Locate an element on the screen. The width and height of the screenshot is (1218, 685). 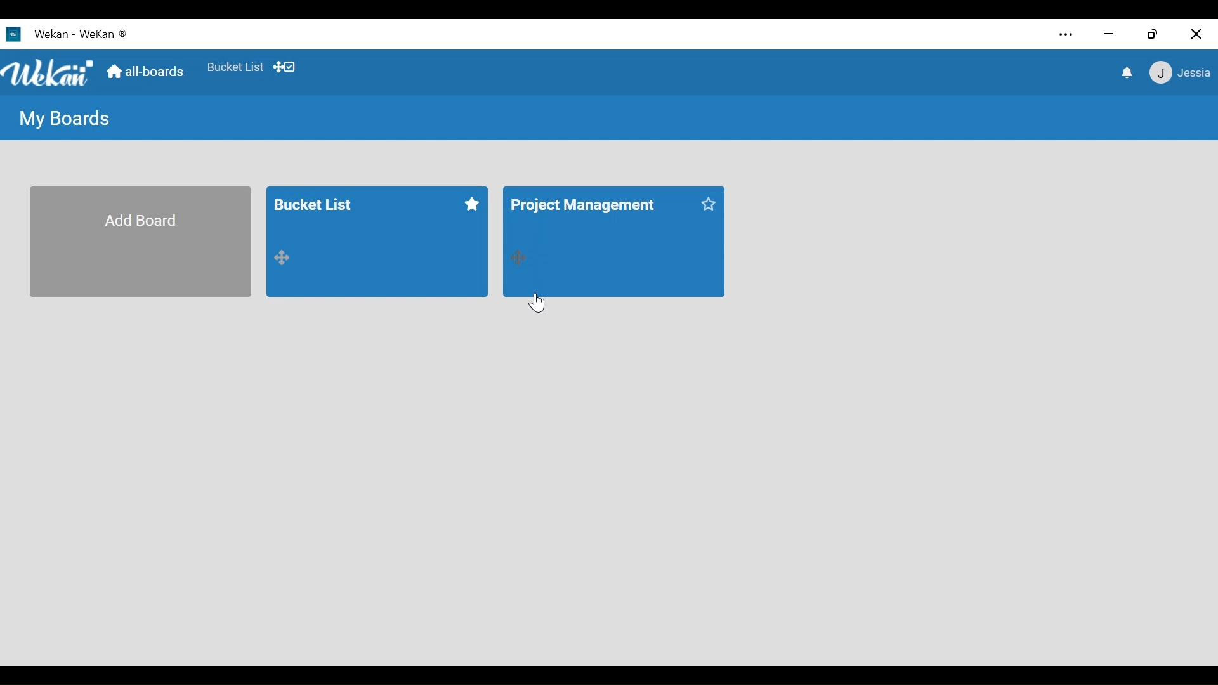
Drag board is located at coordinates (282, 258).